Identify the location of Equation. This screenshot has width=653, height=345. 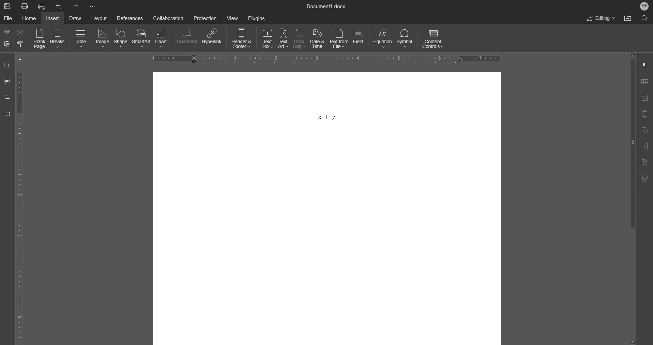
(382, 38).